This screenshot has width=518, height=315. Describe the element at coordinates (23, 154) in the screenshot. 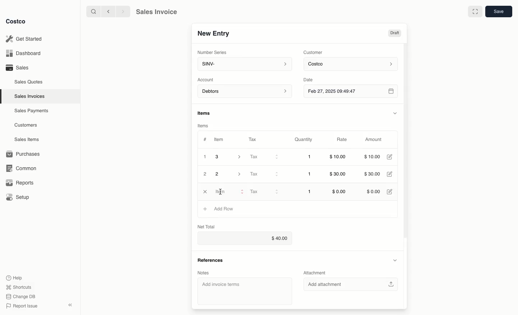

I see `Purchases` at that location.